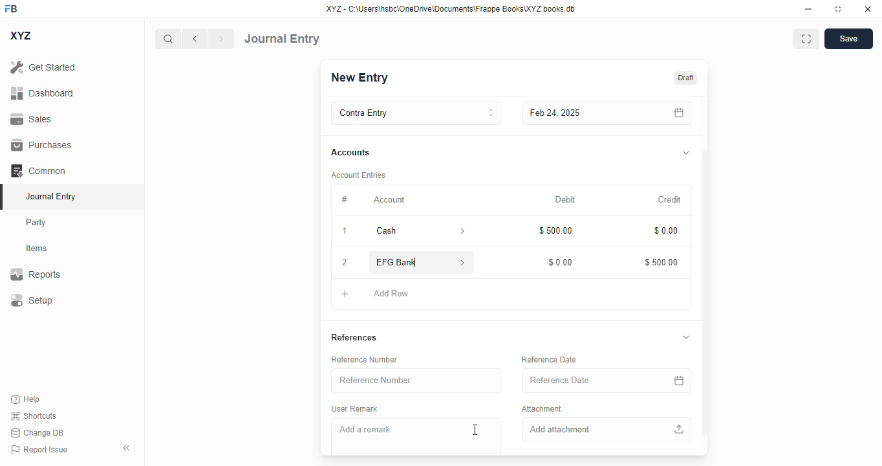 Image resolution: width=882 pixels, height=466 pixels. Describe the element at coordinates (390, 294) in the screenshot. I see `add row` at that location.